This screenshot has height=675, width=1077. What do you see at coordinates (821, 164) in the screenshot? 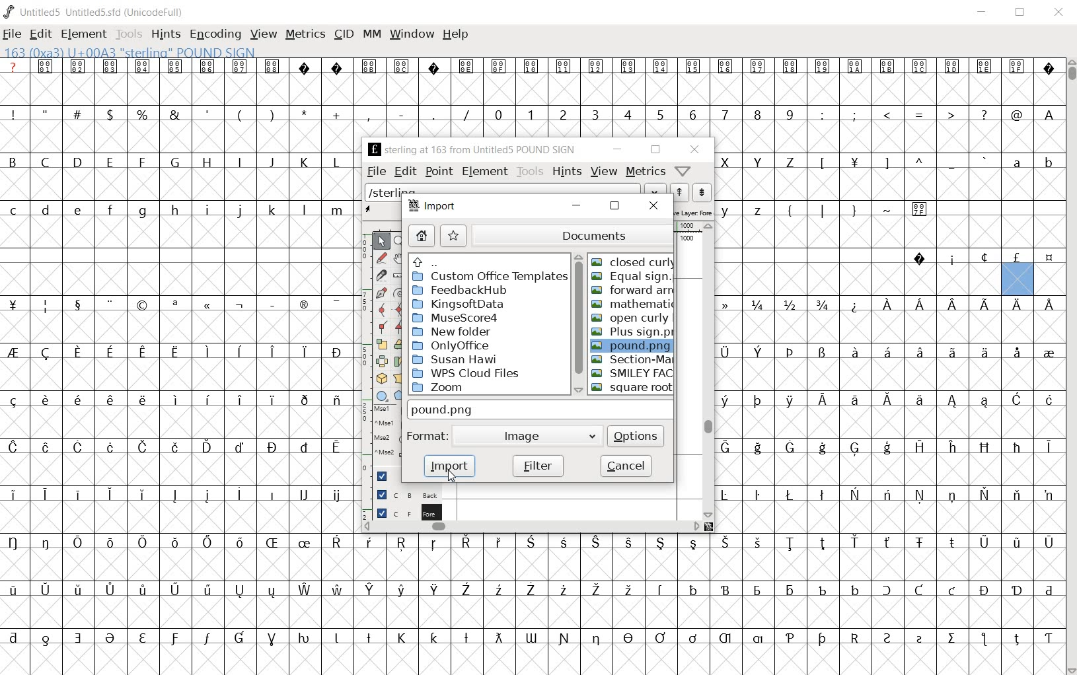
I see `[` at bounding box center [821, 164].